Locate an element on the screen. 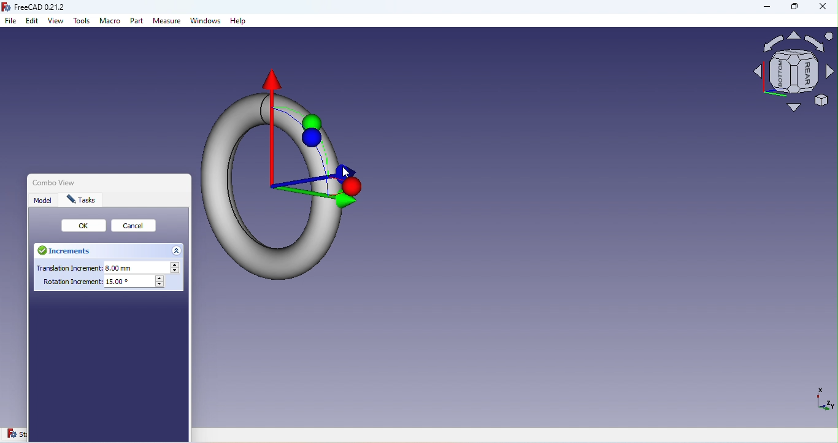  Increase translation increment is located at coordinates (177, 265).